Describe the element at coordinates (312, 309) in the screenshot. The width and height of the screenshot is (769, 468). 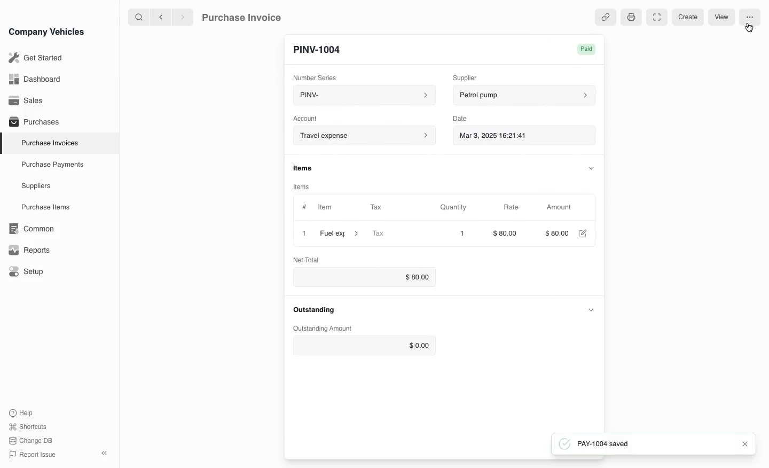
I see `Outstanding` at that location.